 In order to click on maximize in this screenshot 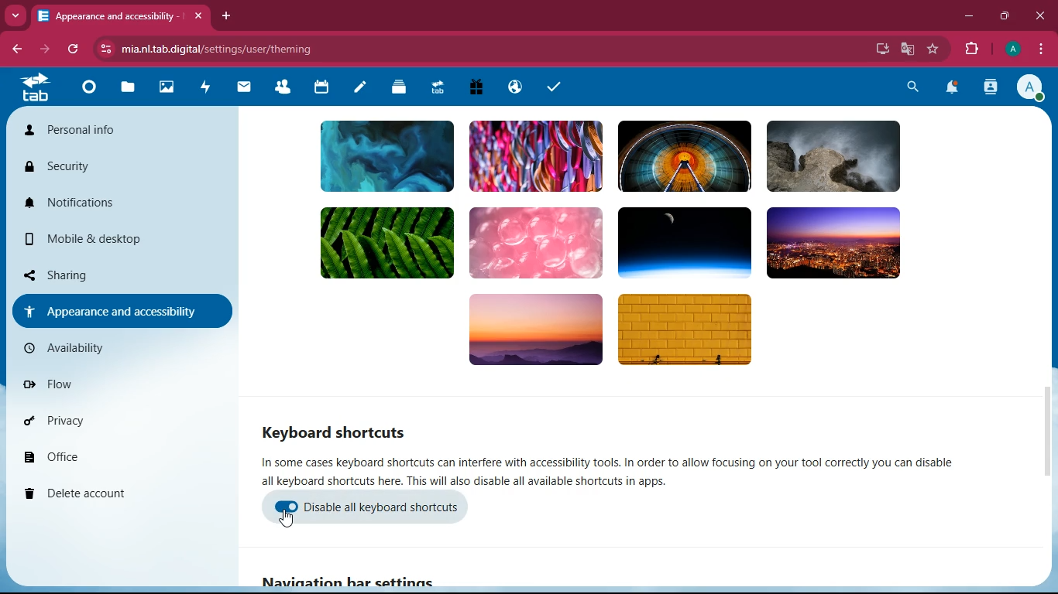, I will do `click(1005, 17)`.